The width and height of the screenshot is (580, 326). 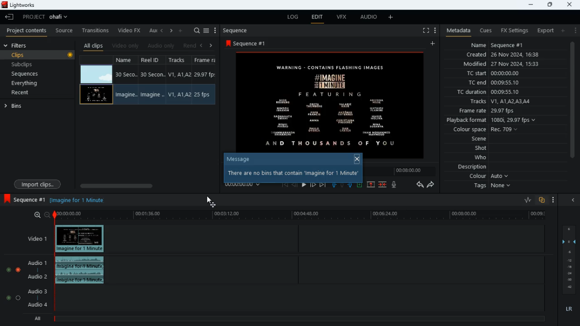 What do you see at coordinates (434, 44) in the screenshot?
I see `add` at bounding box center [434, 44].